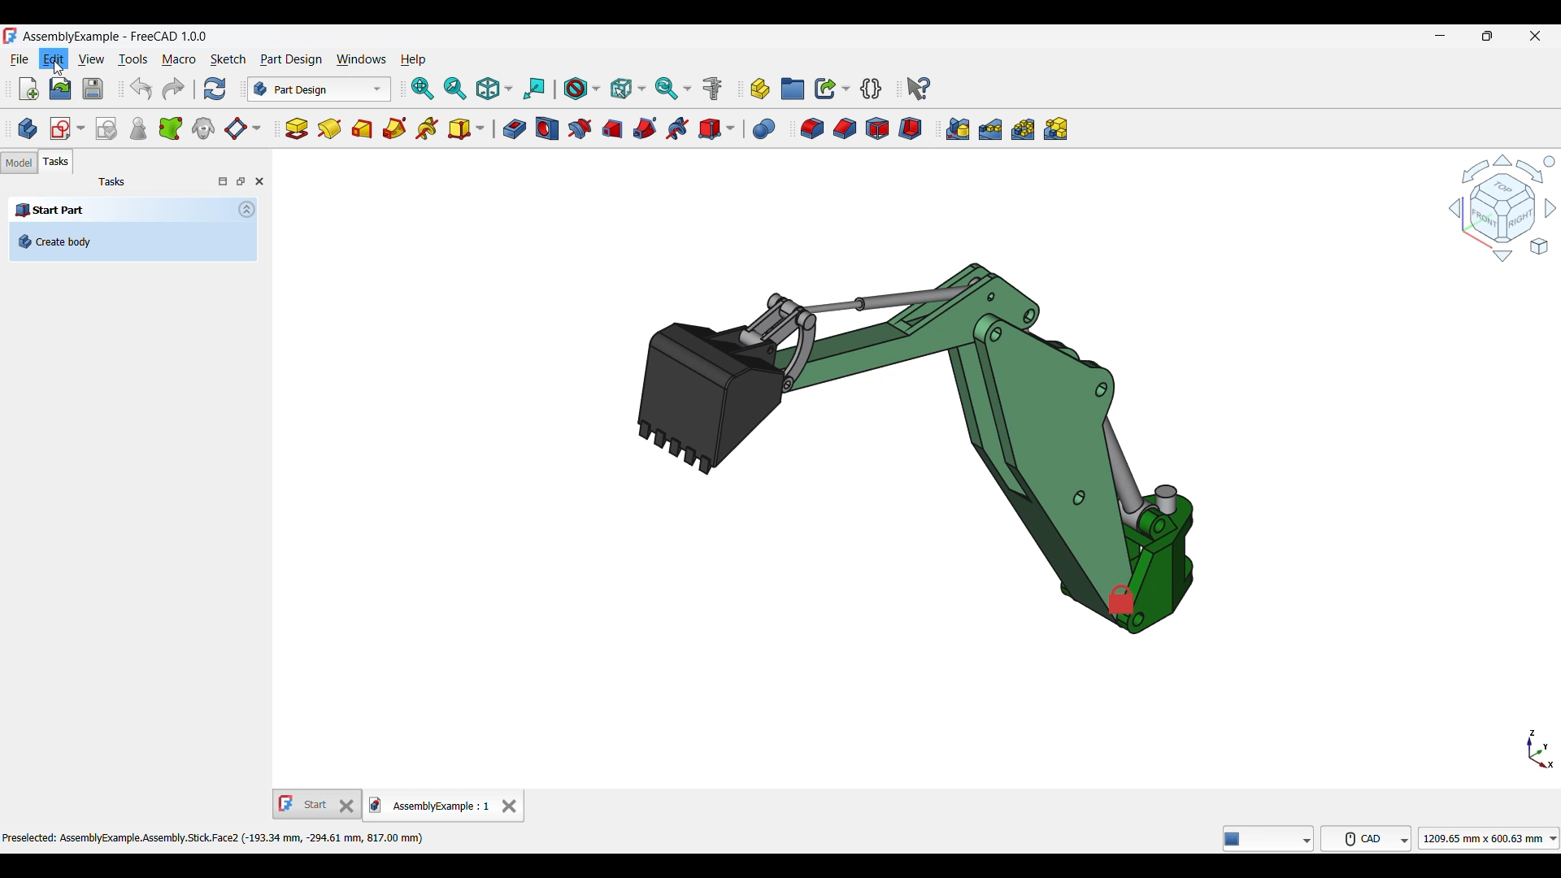 This screenshot has width=1561, height=878. Describe the element at coordinates (174, 89) in the screenshot. I see `Redo` at that location.